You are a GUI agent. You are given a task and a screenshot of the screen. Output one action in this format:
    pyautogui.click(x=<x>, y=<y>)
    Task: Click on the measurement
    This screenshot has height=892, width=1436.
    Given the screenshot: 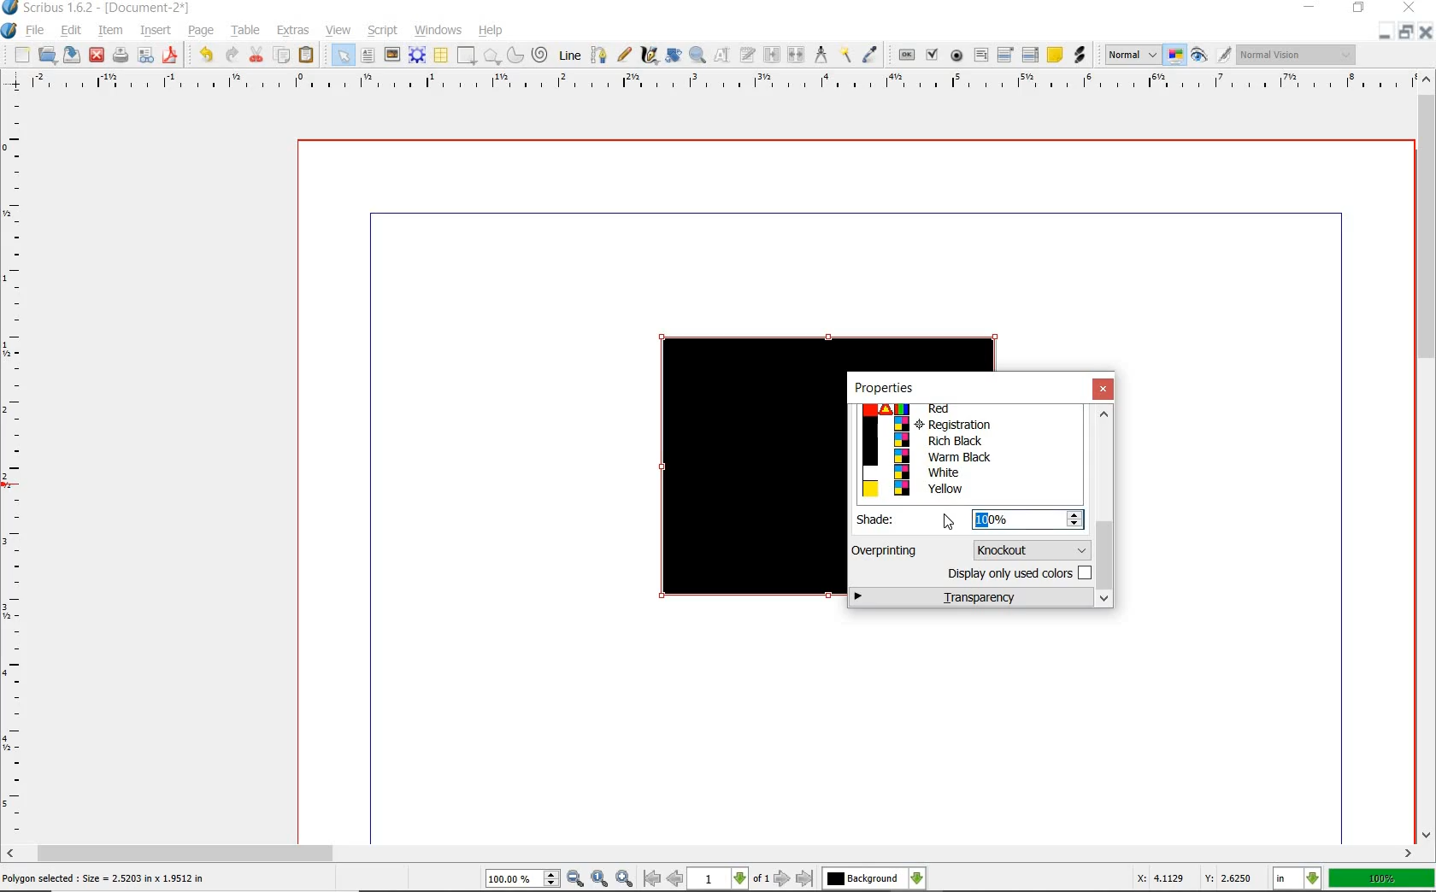 What is the action you would take?
    pyautogui.click(x=823, y=56)
    